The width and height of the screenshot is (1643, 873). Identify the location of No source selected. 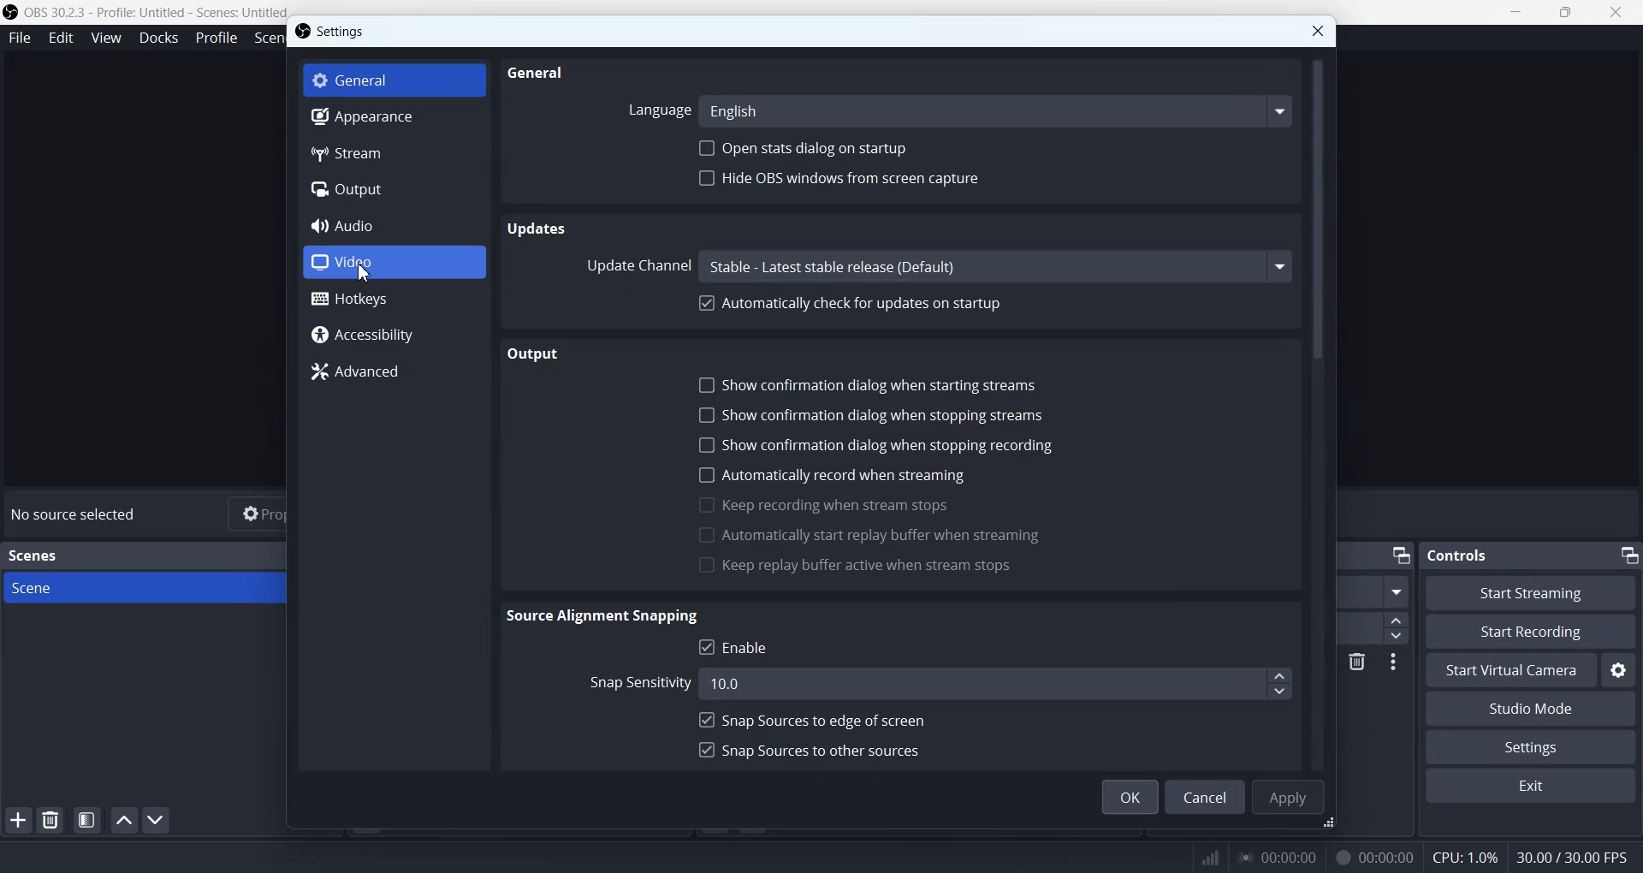
(78, 516).